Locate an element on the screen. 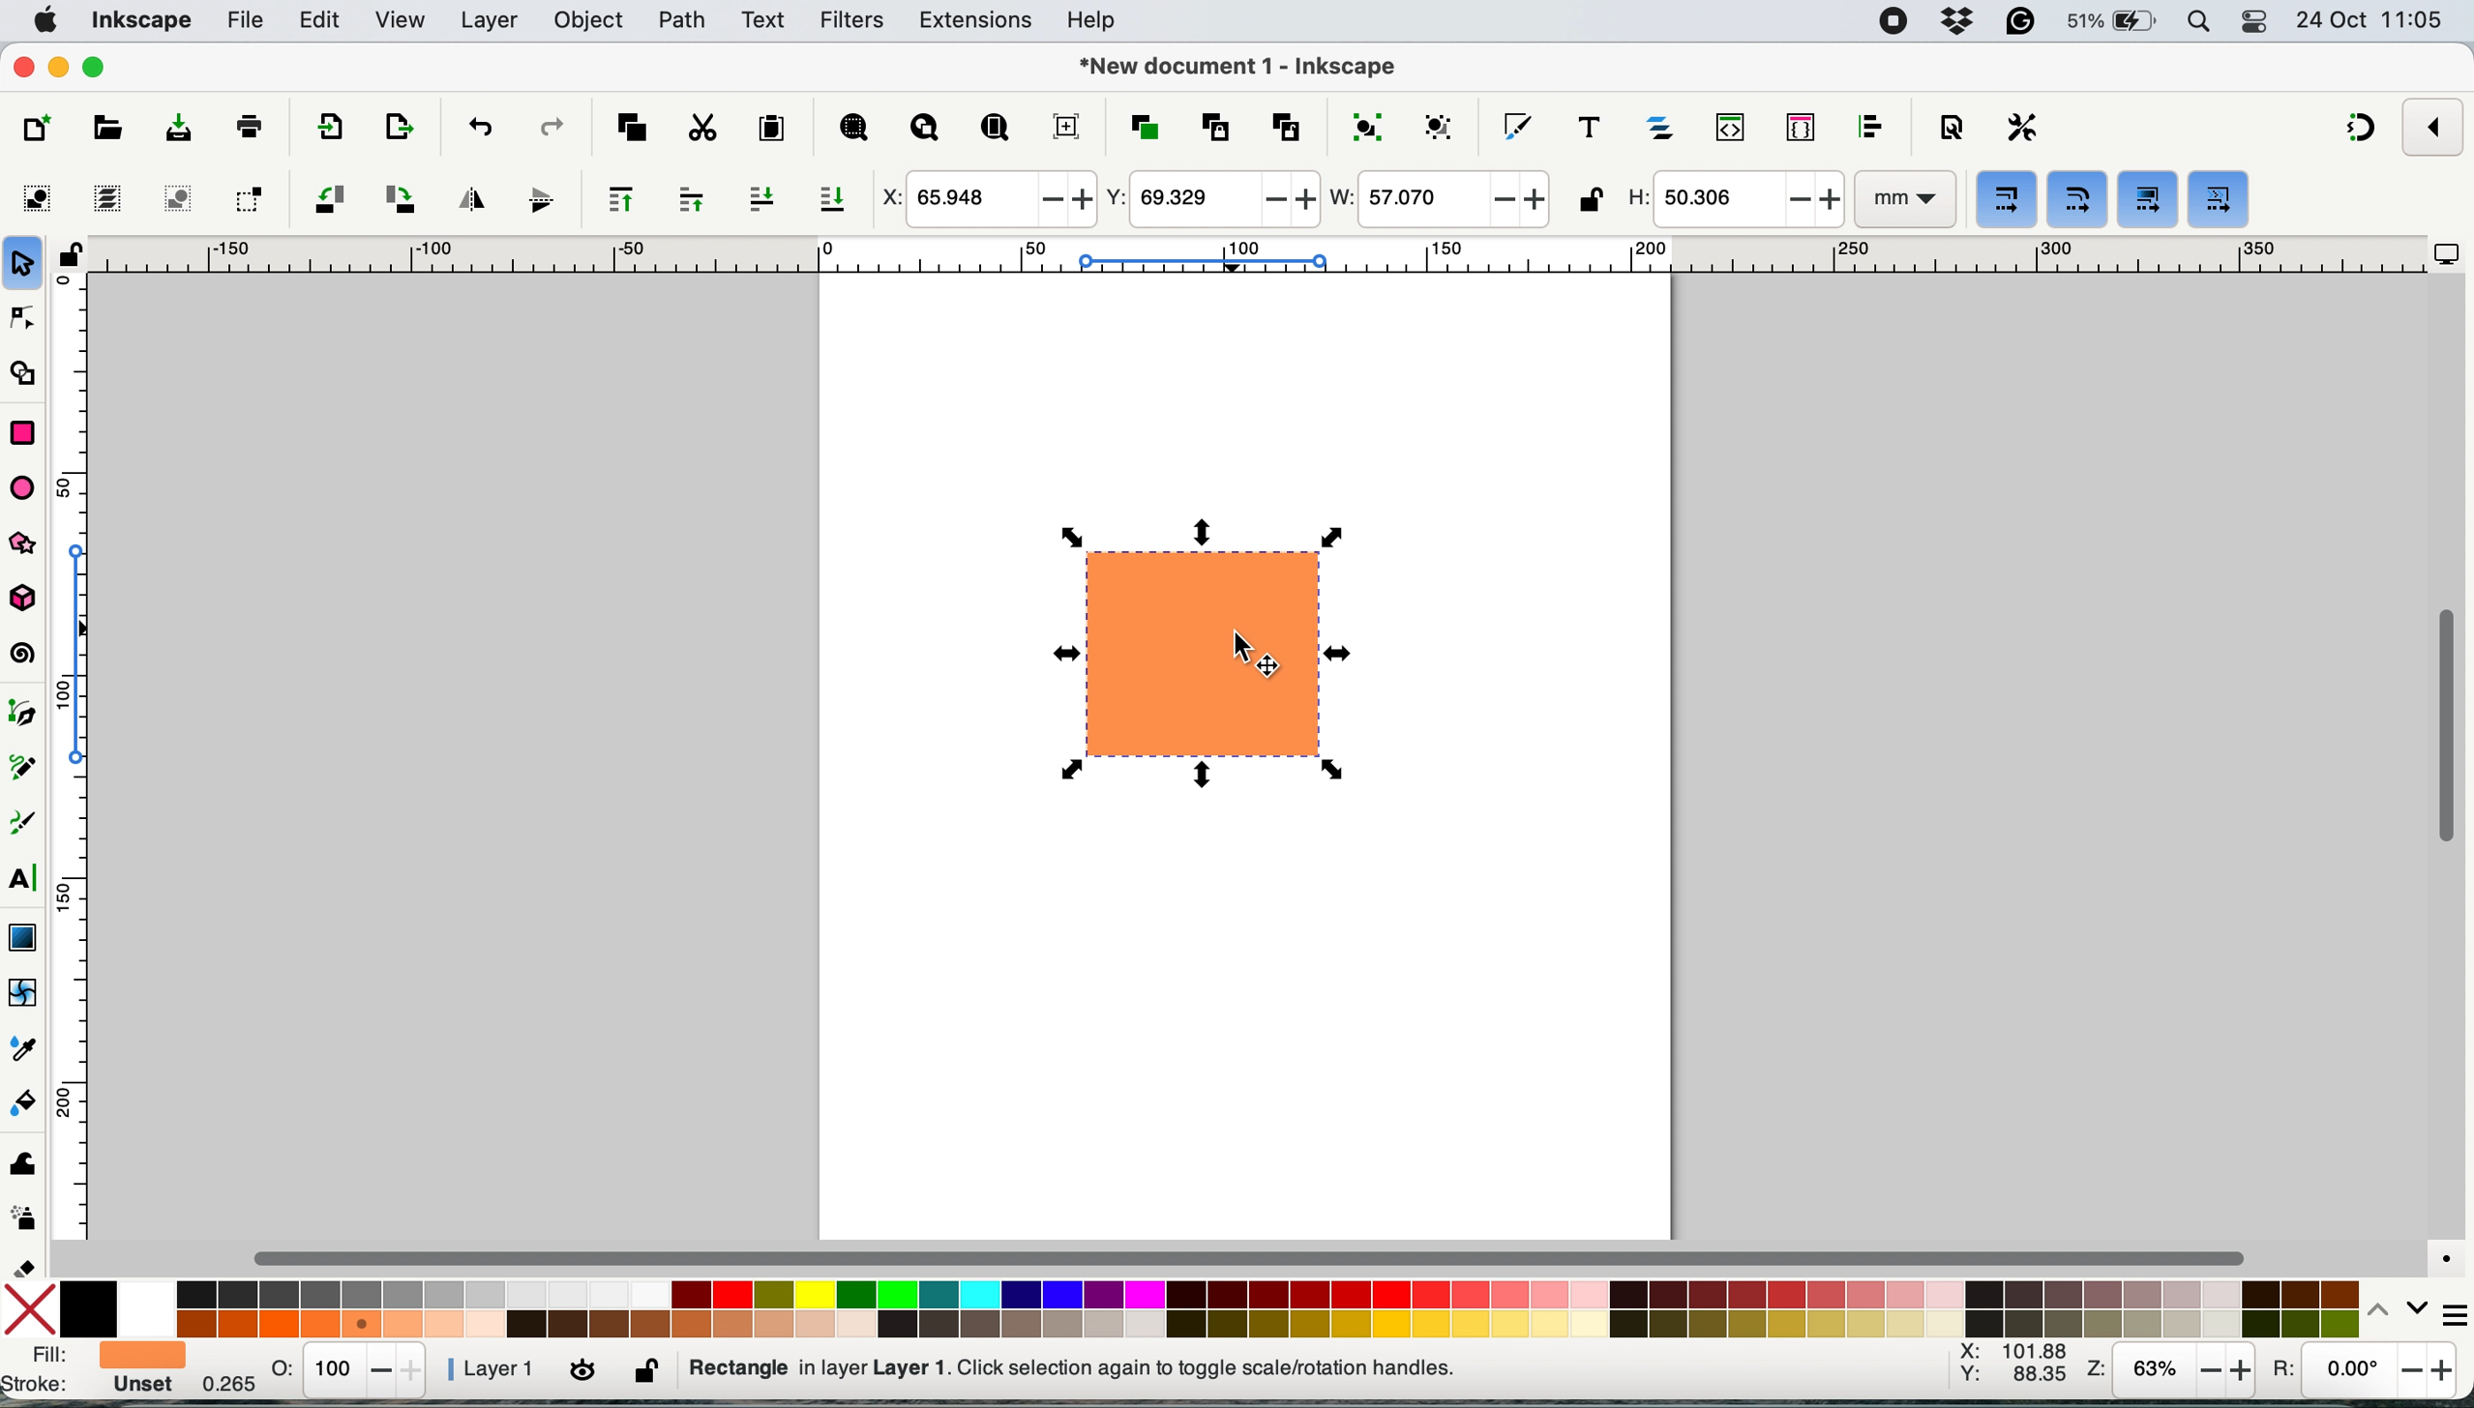 This screenshot has height=1408, width=2474. object rotate 90 is located at coordinates (398, 197).